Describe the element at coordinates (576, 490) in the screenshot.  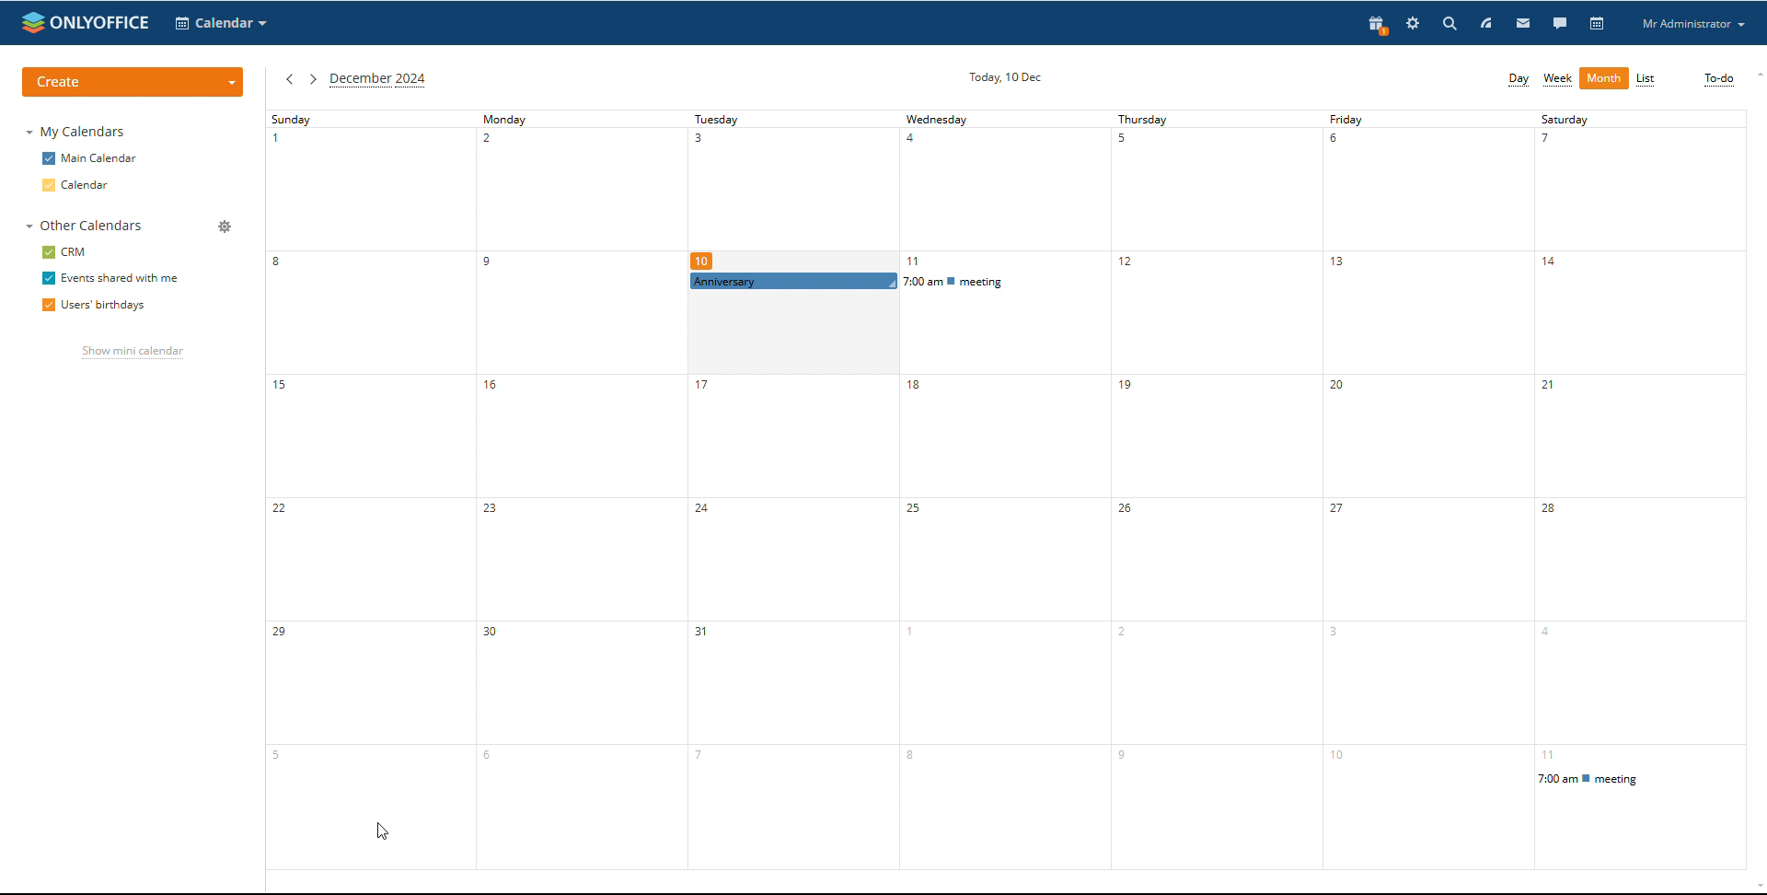
I see `monday` at that location.